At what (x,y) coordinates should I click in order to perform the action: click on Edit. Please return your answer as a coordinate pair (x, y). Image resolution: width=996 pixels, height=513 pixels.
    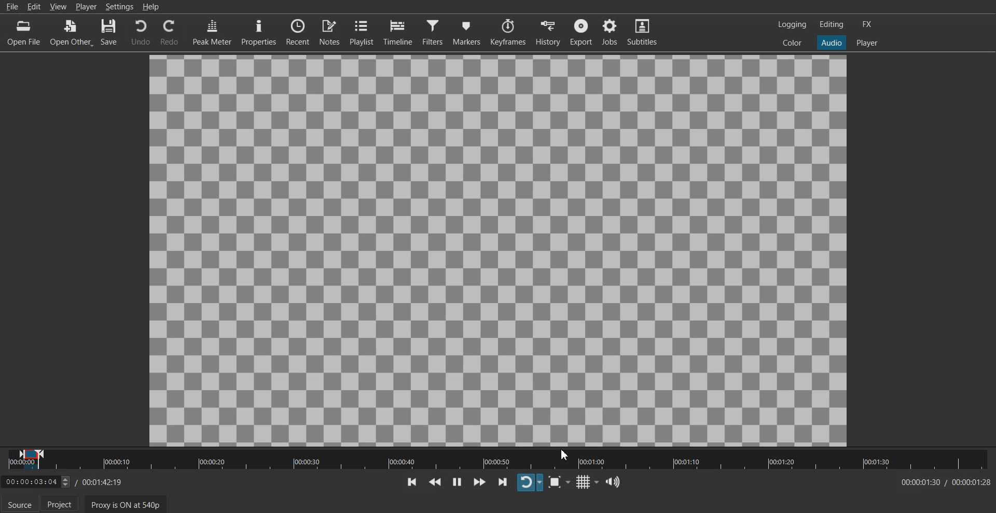
    Looking at the image, I should click on (34, 6).